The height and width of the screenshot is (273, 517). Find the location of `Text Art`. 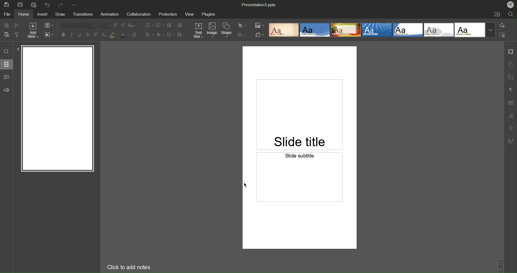

Text Art is located at coordinates (511, 128).